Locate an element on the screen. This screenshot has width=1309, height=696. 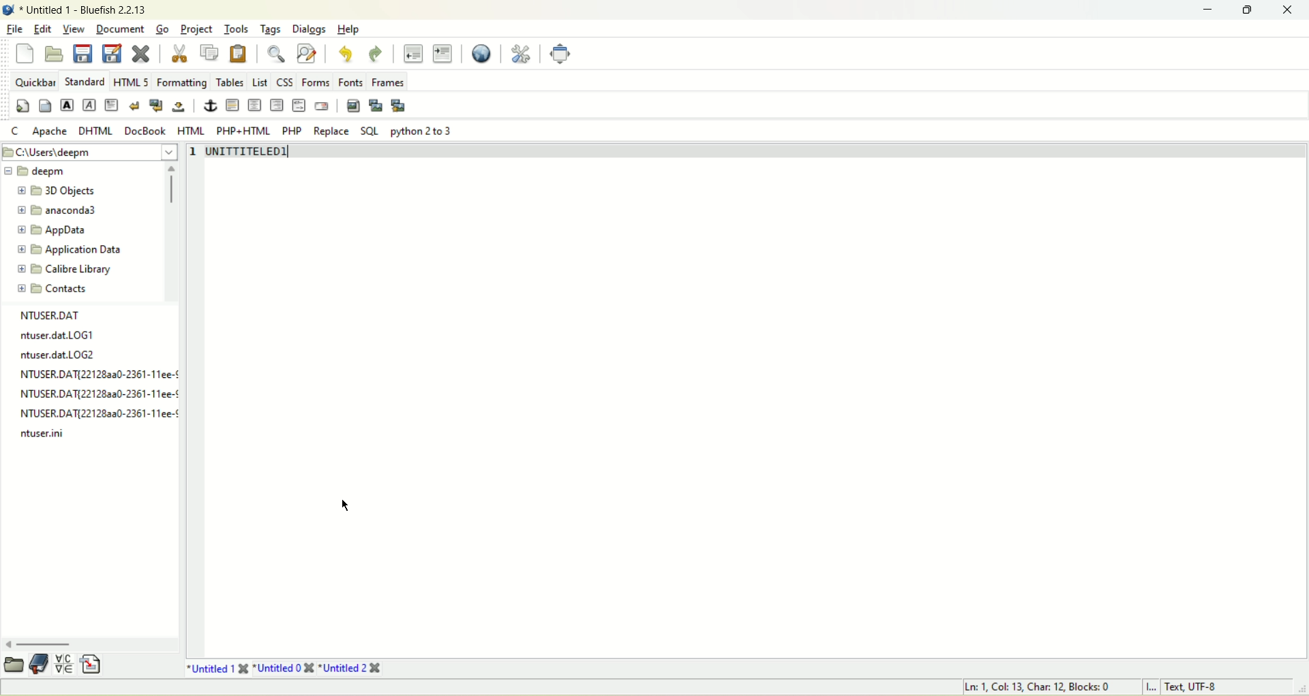
line number is located at coordinates (193, 159).